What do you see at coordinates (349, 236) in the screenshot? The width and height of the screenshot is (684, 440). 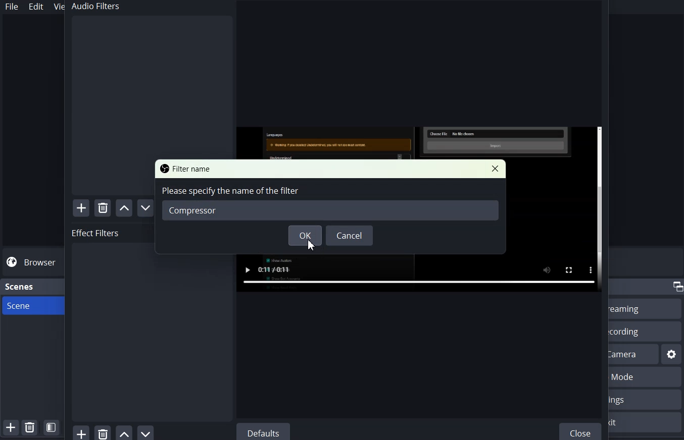 I see `Cancel` at bounding box center [349, 236].